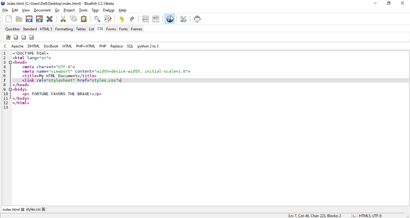 The width and height of the screenshot is (410, 218). I want to click on sql, so click(130, 47).